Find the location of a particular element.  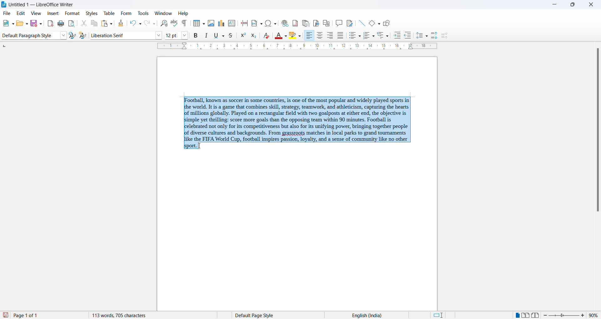

decrease paragraph spacing is located at coordinates (446, 36).